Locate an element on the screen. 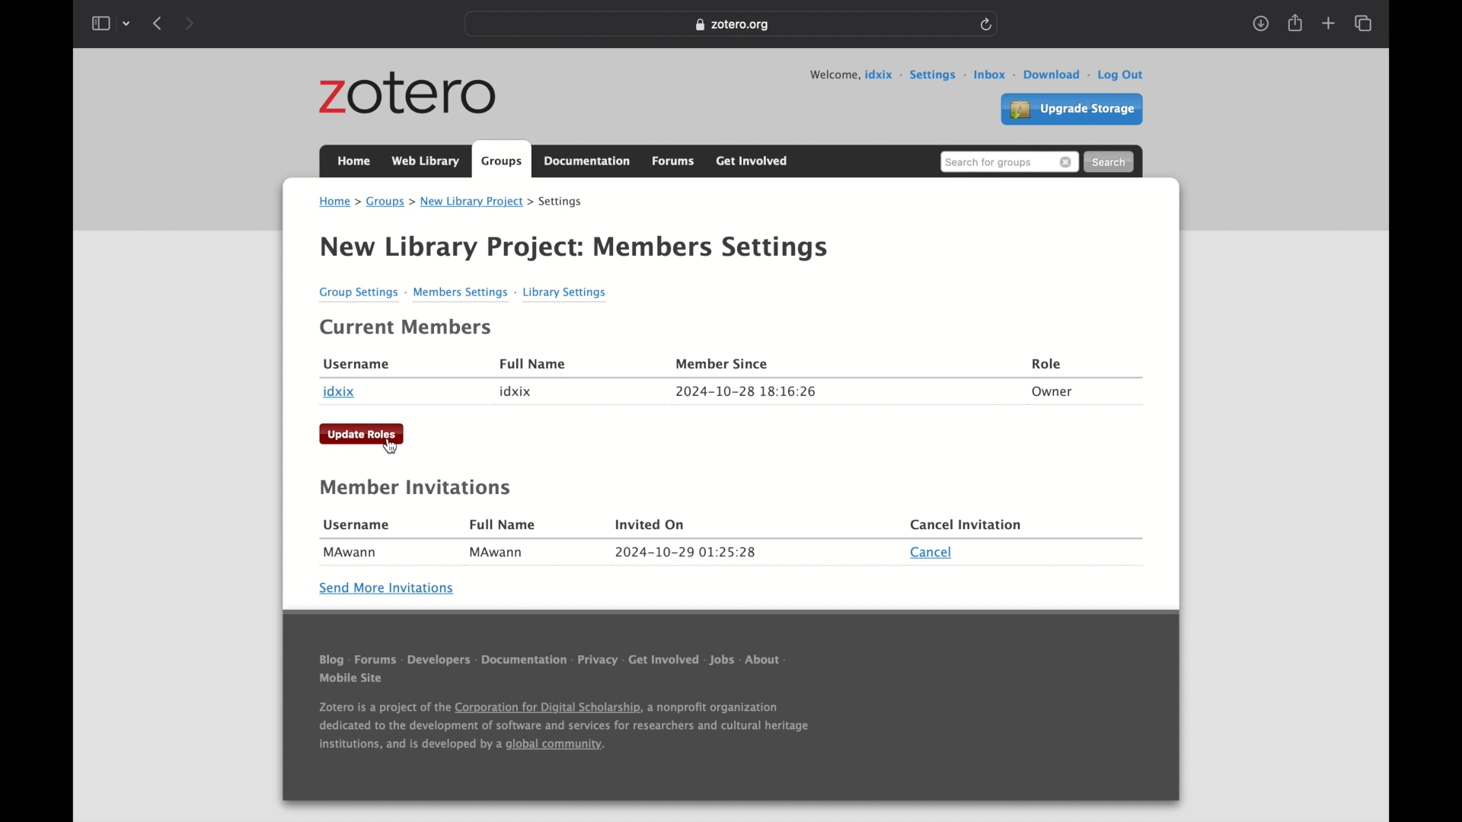  log out is located at coordinates (1121, 73).